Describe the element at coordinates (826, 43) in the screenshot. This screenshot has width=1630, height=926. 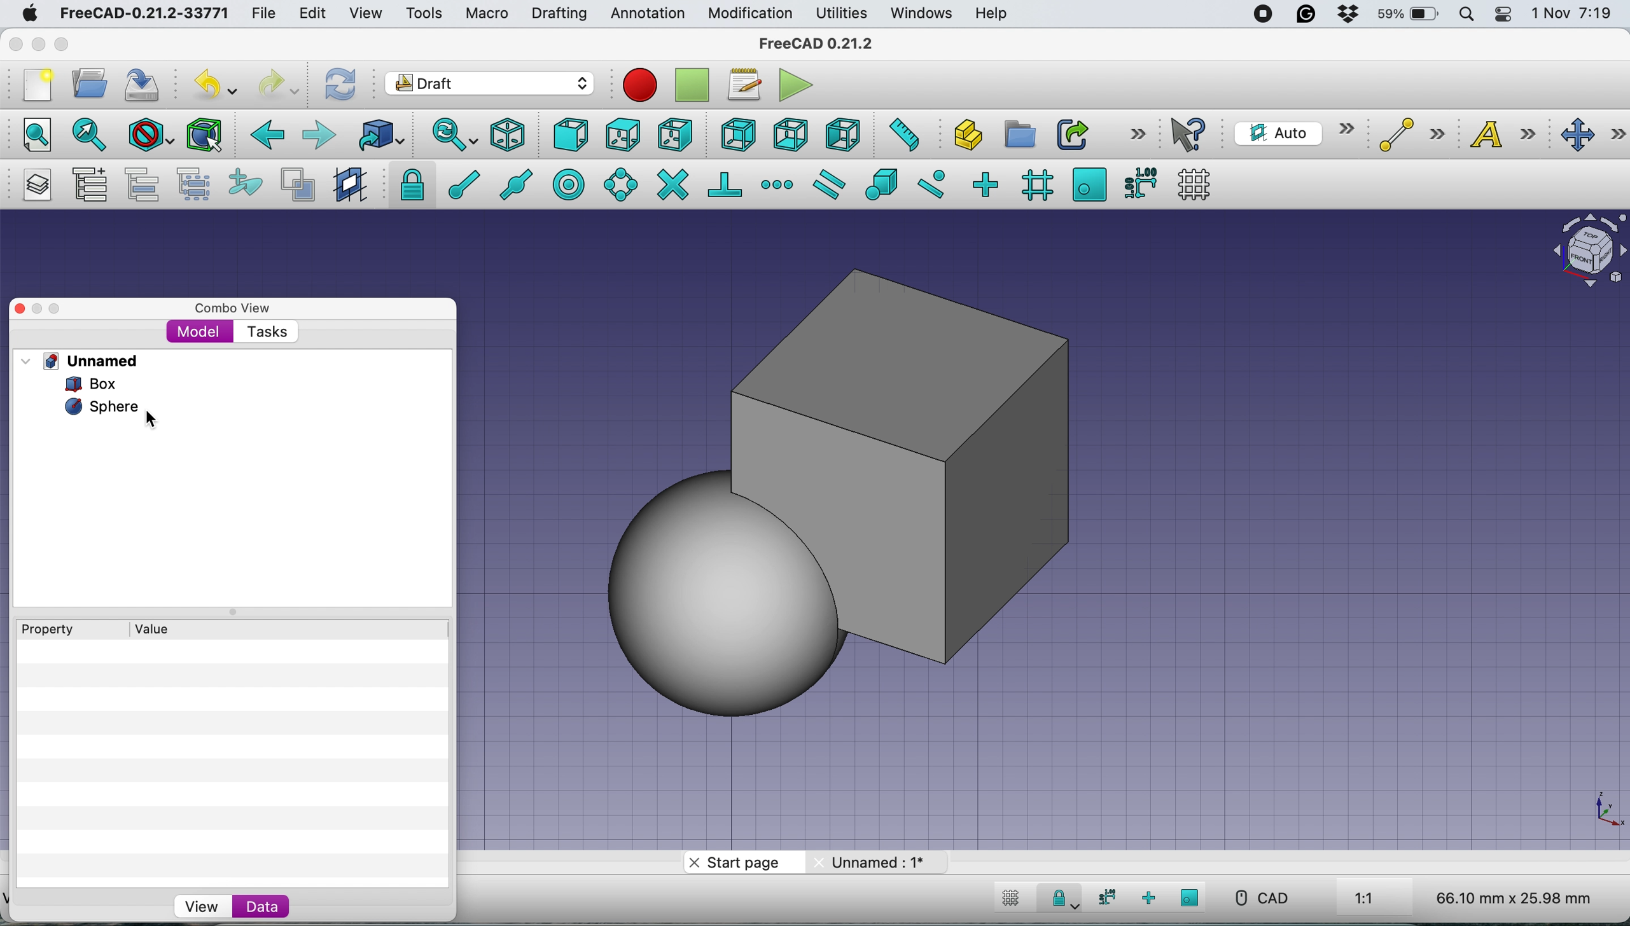
I see `freecad` at that location.